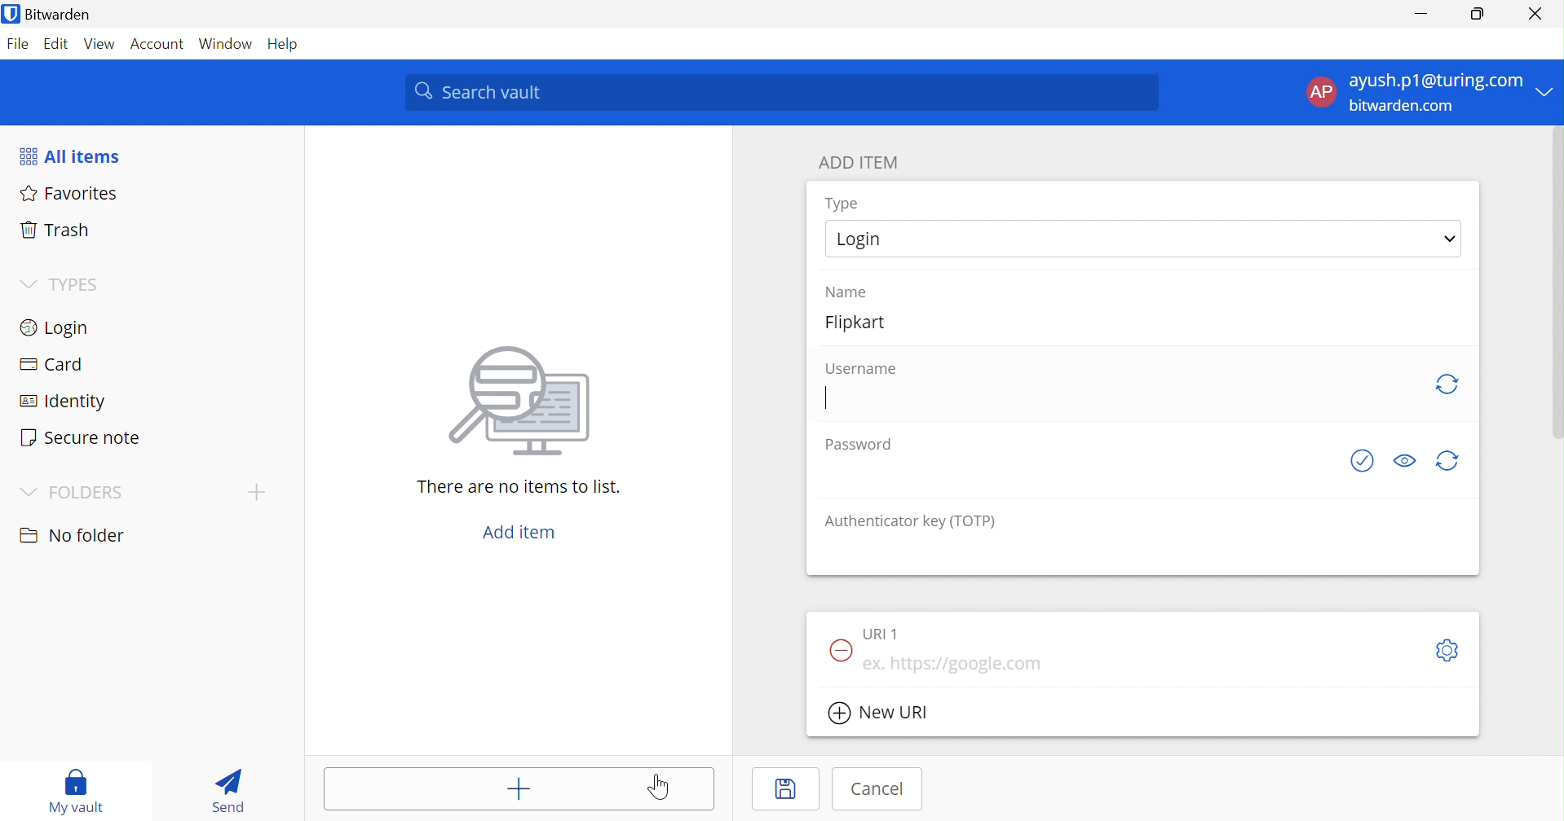 Image resolution: width=1564 pixels, height=821 pixels. What do you see at coordinates (227, 791) in the screenshot?
I see `Send` at bounding box center [227, 791].